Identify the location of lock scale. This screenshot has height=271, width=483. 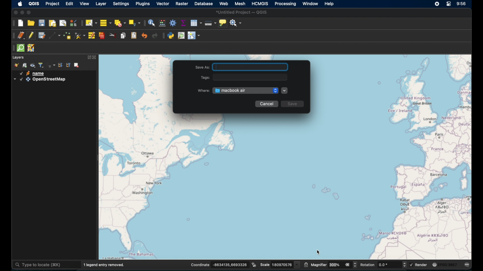
(307, 265).